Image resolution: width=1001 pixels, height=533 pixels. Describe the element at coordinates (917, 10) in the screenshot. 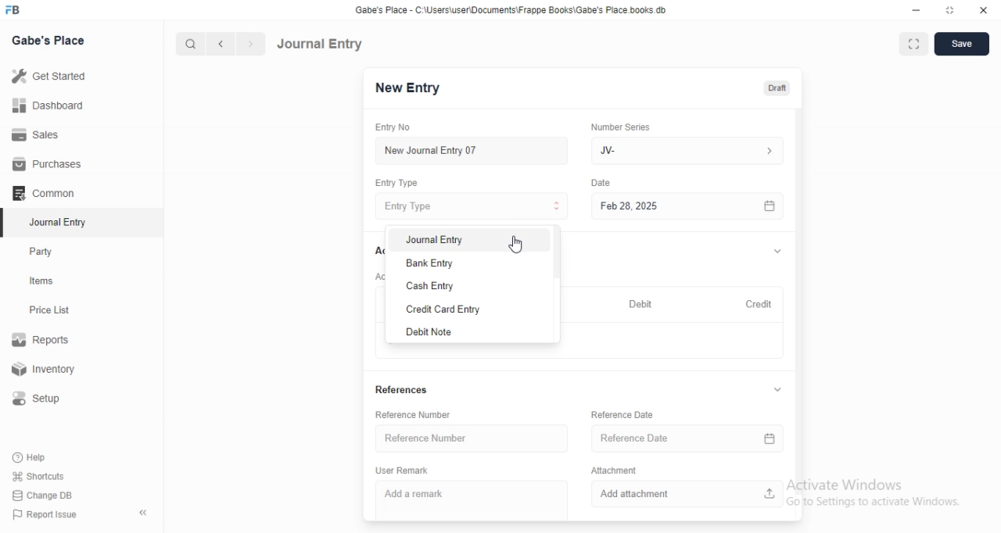

I see `minimize` at that location.